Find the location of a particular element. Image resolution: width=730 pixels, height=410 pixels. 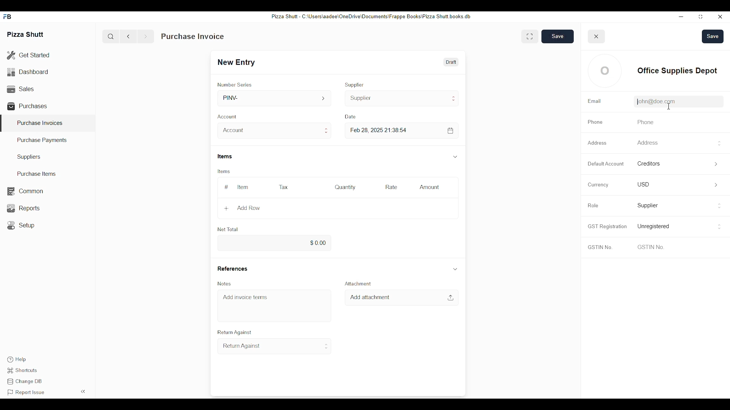

Return Against  is located at coordinates (275, 346).